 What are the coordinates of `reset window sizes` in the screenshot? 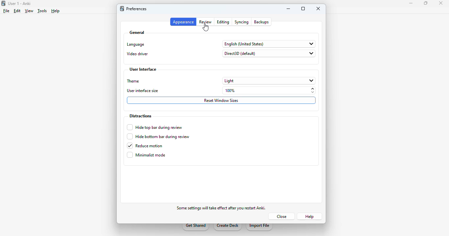 It's located at (221, 101).